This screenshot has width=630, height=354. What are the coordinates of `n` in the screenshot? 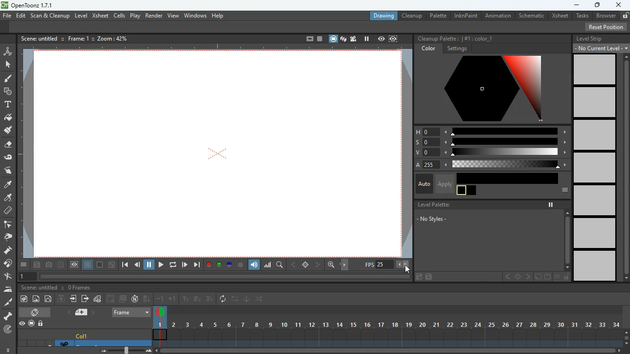 It's located at (136, 298).